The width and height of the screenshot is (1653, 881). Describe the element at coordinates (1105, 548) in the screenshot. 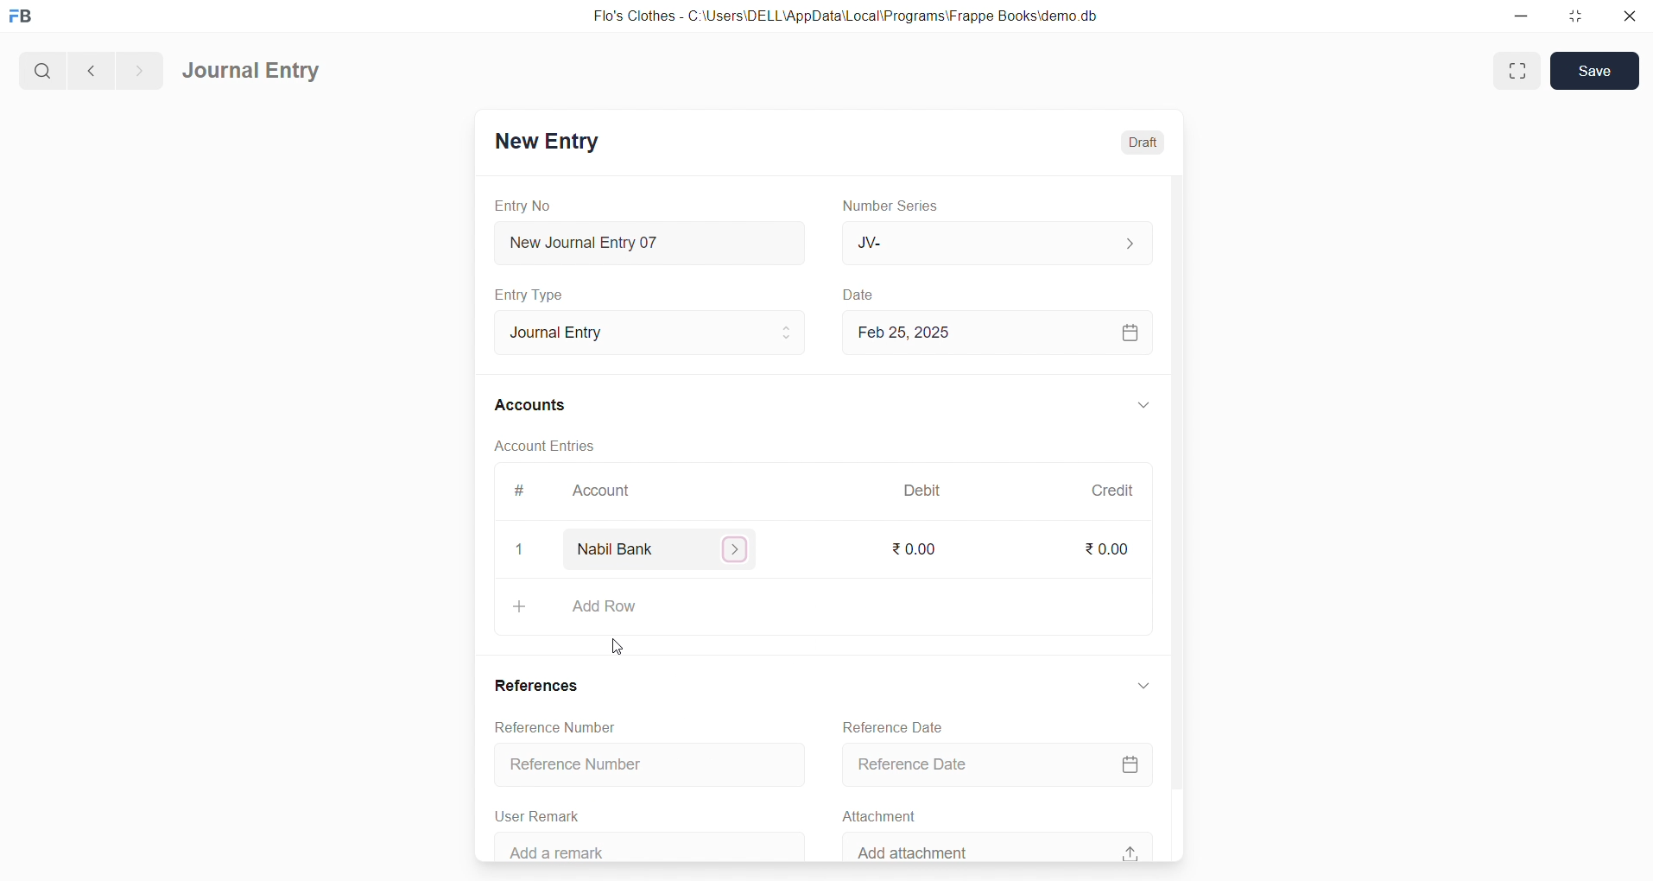

I see `₹ 0.00` at that location.